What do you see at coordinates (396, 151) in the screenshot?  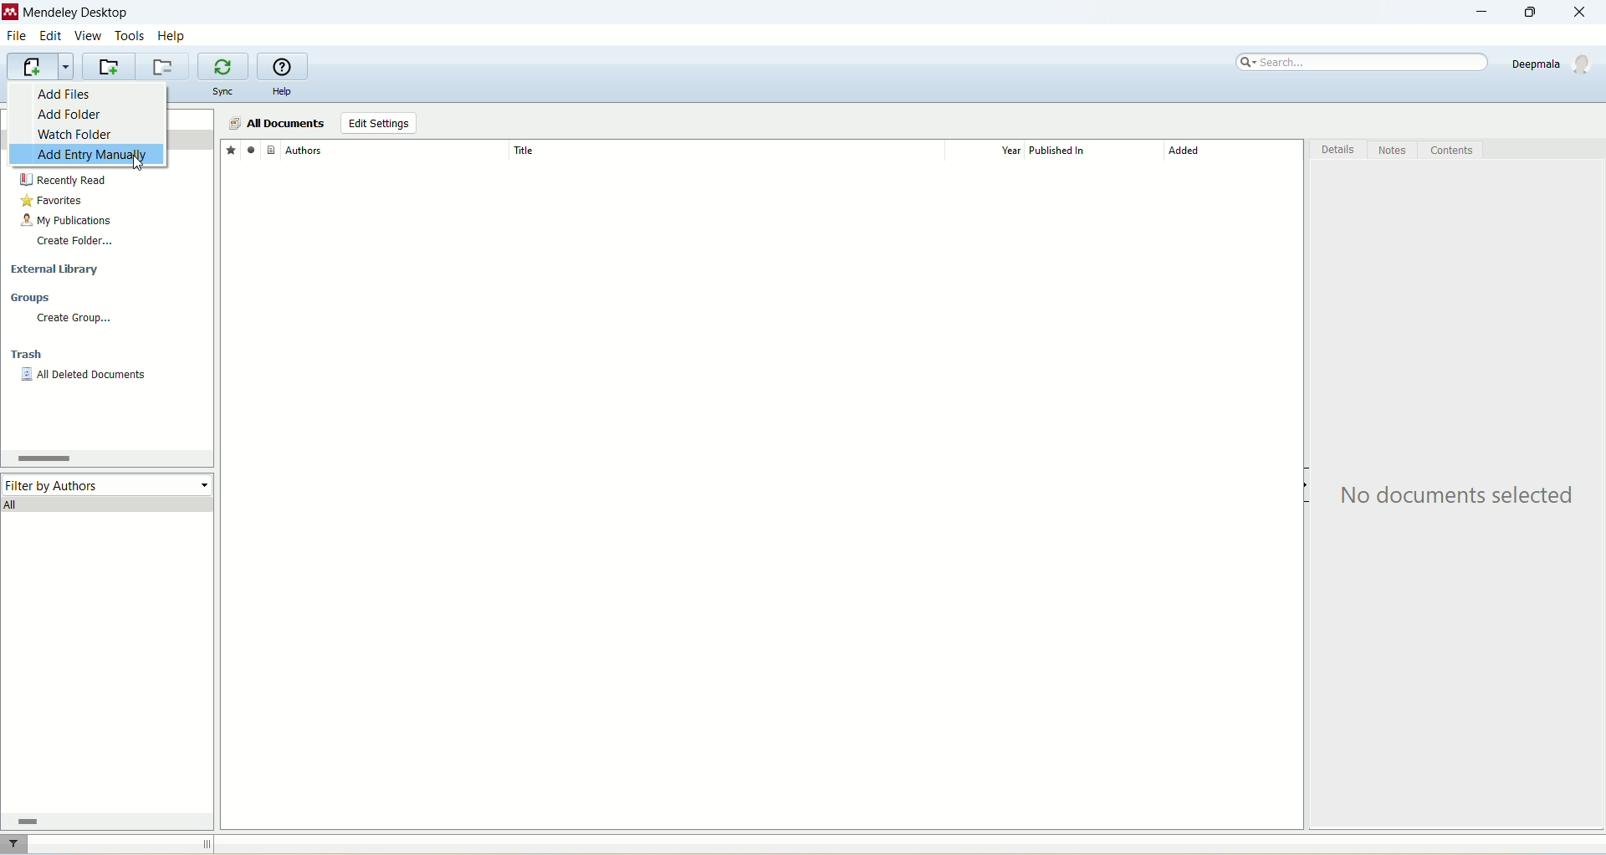 I see `author` at bounding box center [396, 151].